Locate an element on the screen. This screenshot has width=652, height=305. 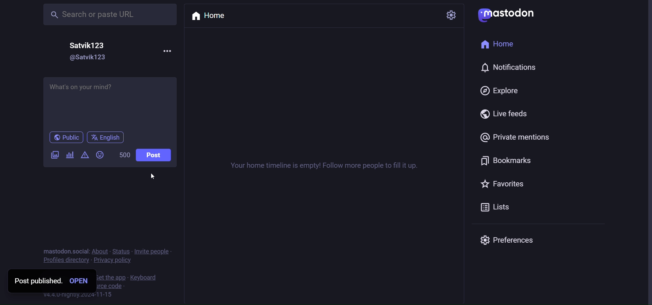
word limit is located at coordinates (125, 155).